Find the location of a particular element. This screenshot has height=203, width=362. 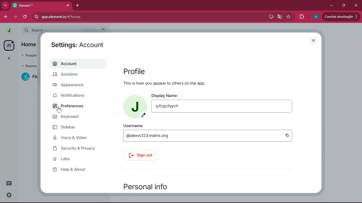

extensions is located at coordinates (302, 17).